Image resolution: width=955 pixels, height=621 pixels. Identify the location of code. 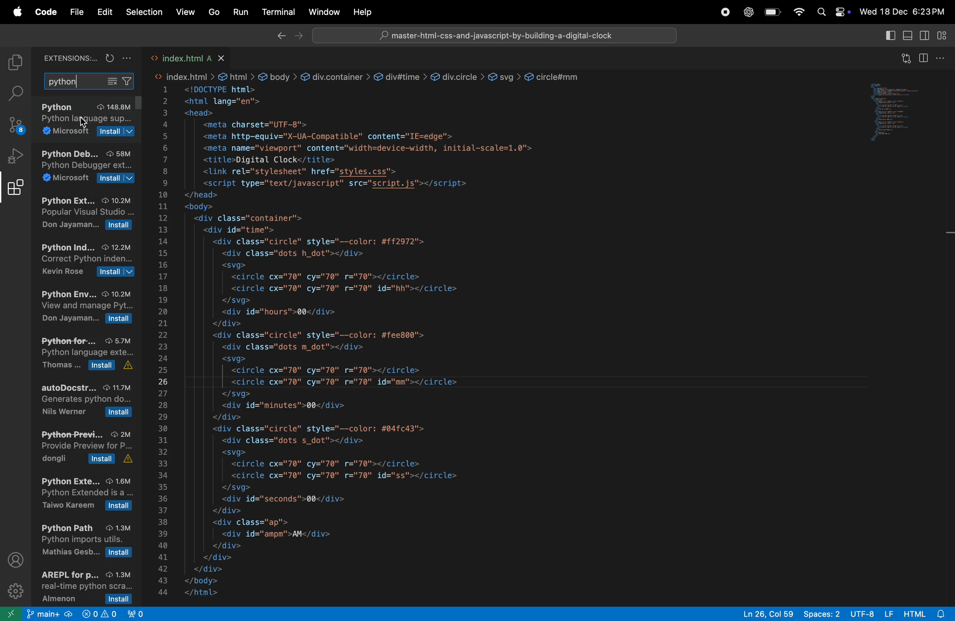
(45, 13).